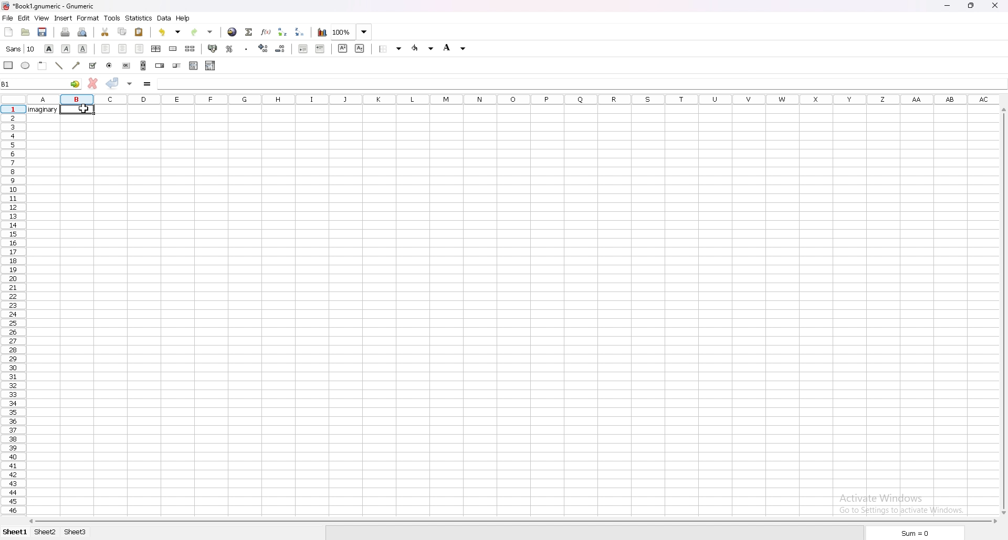 Image resolution: width=1008 pixels, height=540 pixels. What do you see at coordinates (93, 65) in the screenshot?
I see `tickbox` at bounding box center [93, 65].